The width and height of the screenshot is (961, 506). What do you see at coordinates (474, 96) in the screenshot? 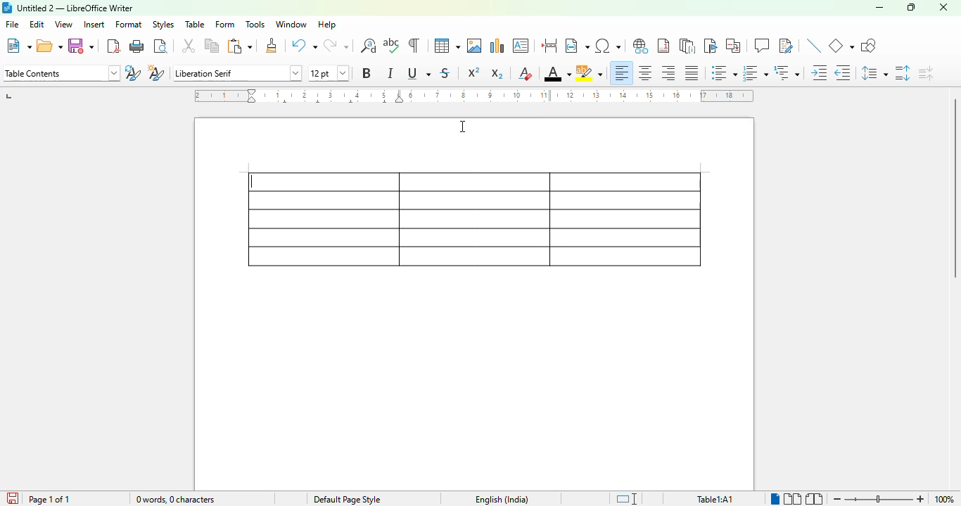
I see `ruler` at bounding box center [474, 96].